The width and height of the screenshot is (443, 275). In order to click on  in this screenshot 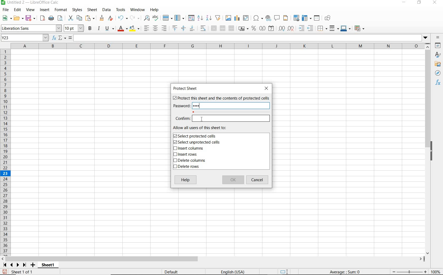, I will do `click(156, 18)`.